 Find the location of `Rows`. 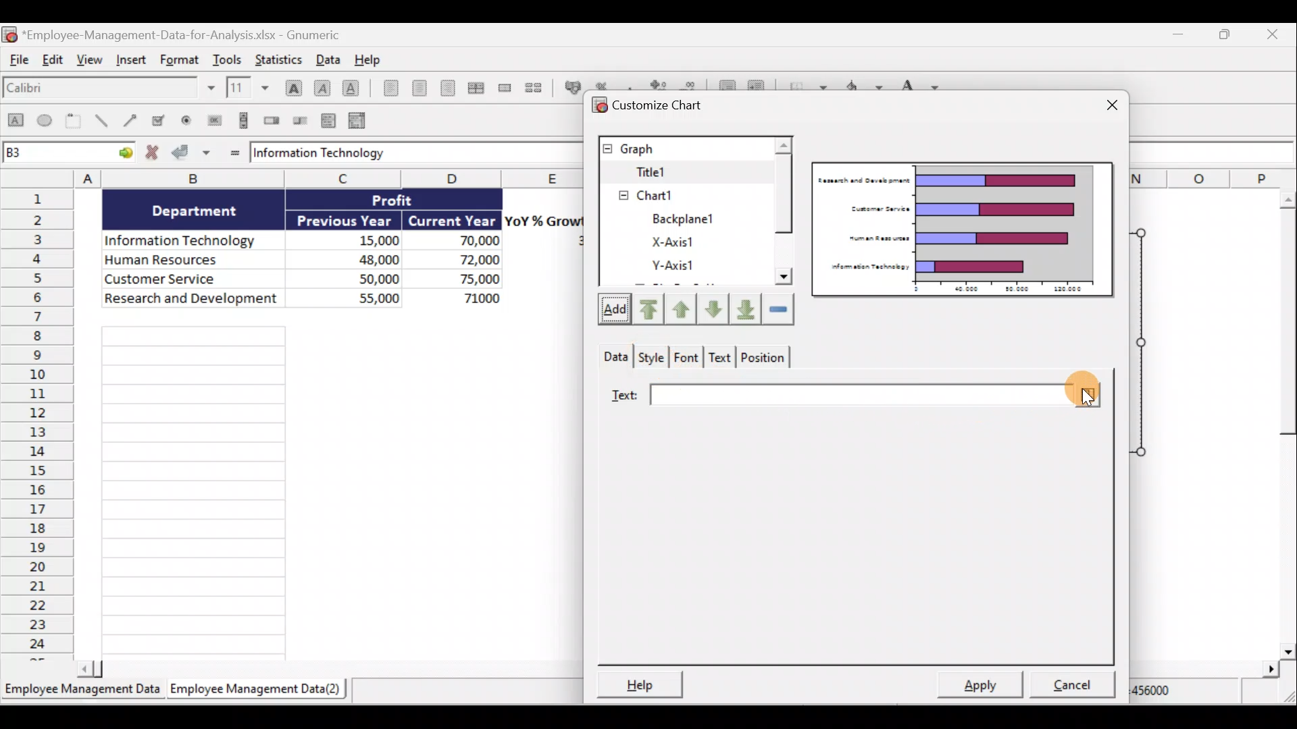

Rows is located at coordinates (38, 425).